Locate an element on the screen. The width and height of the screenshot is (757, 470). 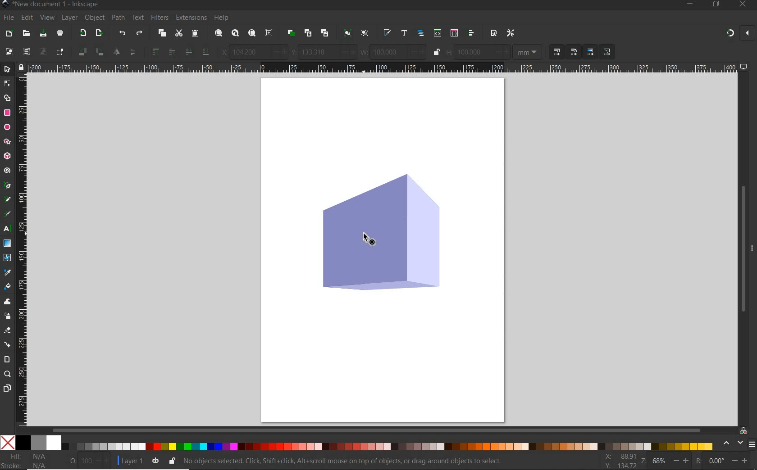
SELECTED OBJECT is located at coordinates (393, 232).